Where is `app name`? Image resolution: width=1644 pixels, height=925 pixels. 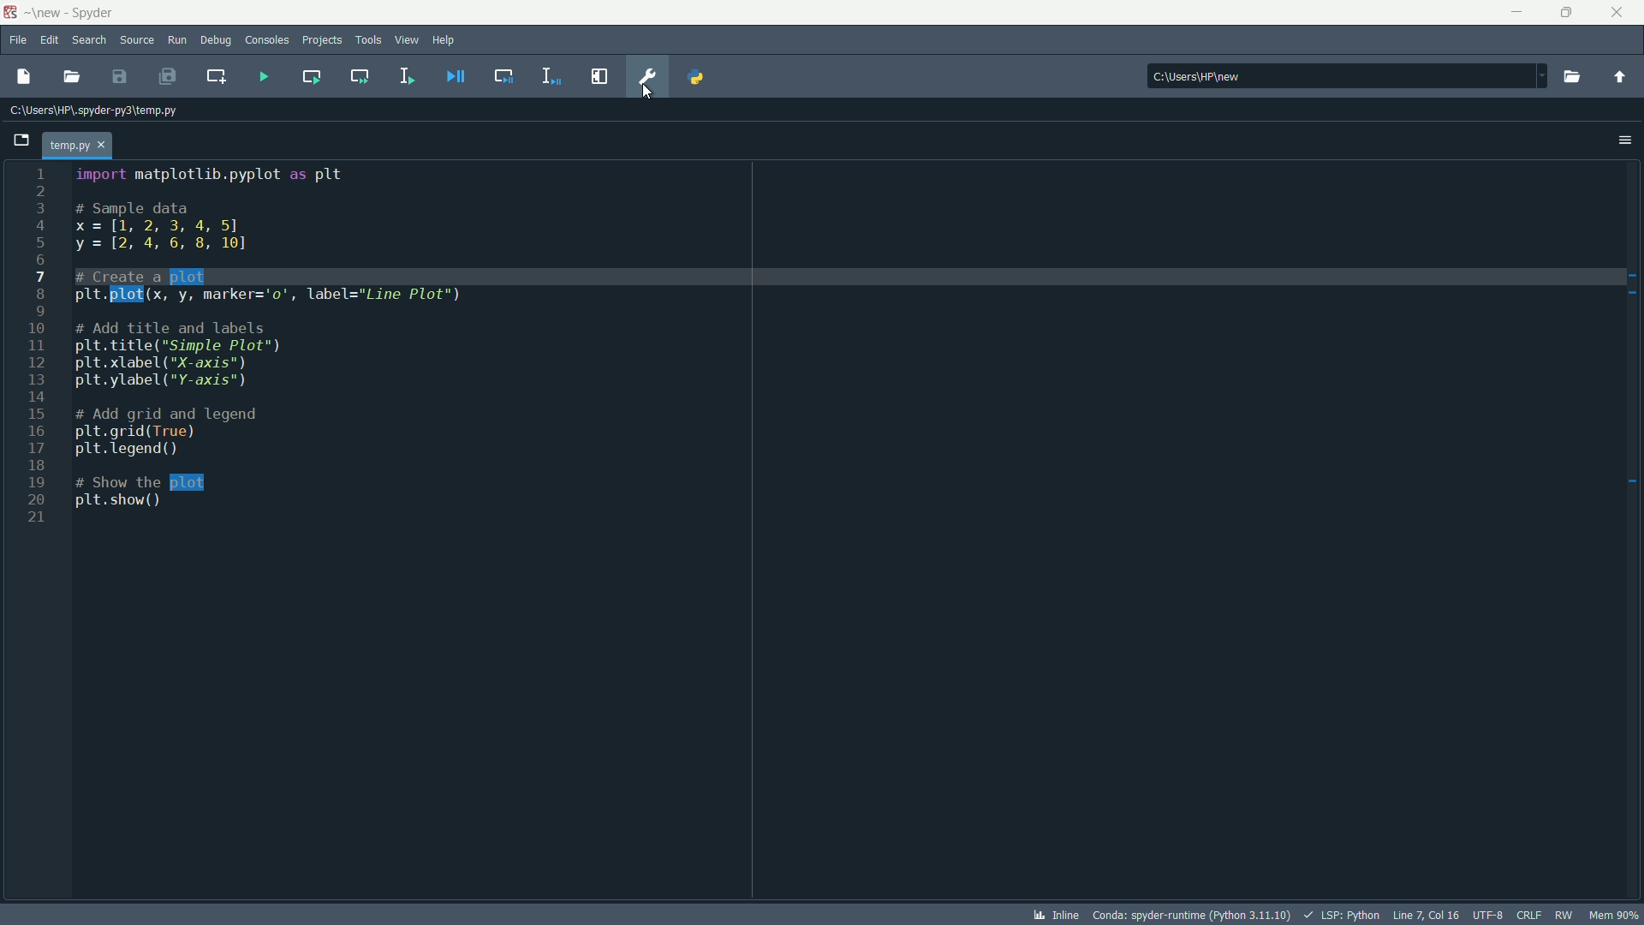
app name is located at coordinates (95, 14).